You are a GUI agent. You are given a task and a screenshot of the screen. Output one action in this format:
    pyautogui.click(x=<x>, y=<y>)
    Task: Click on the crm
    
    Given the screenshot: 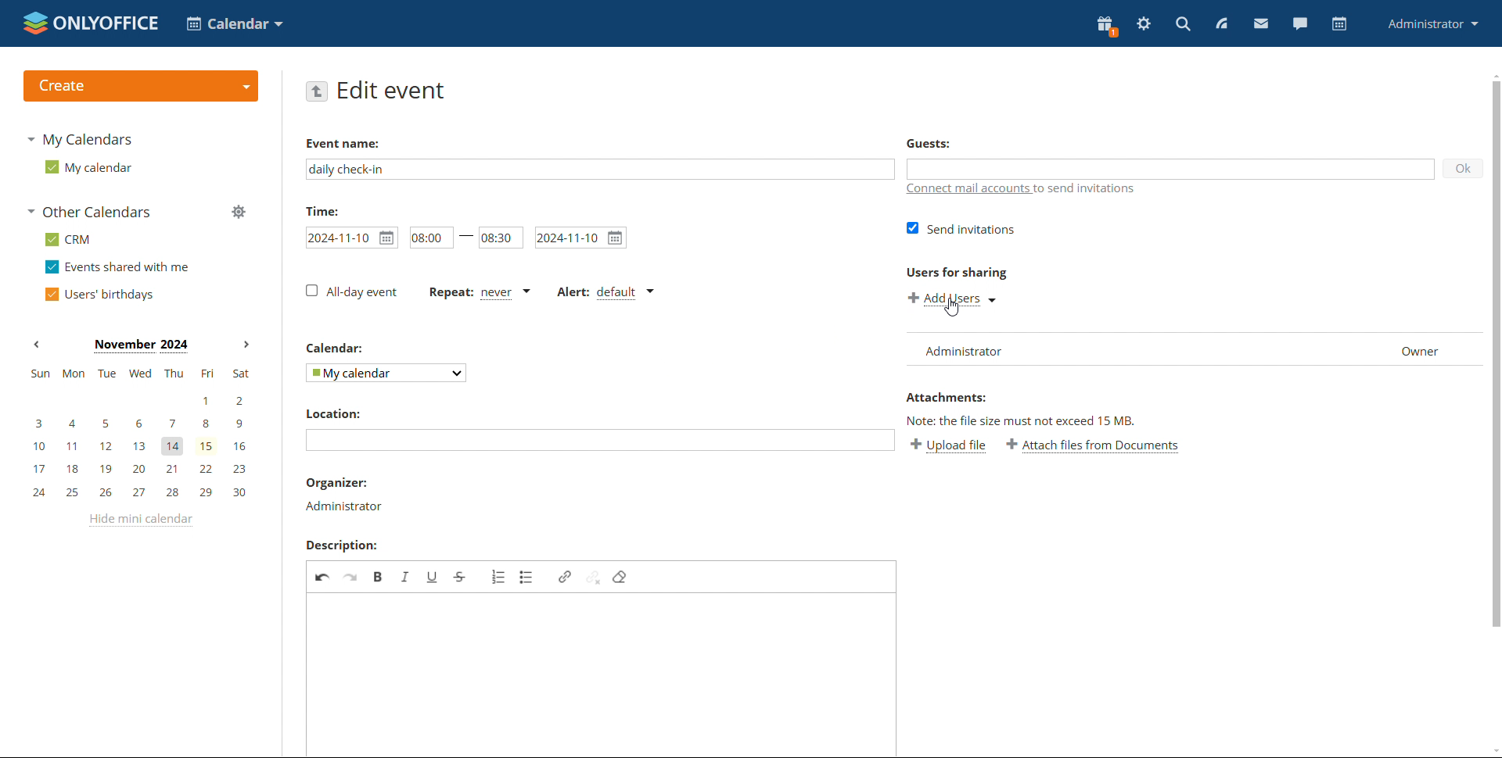 What is the action you would take?
    pyautogui.click(x=67, y=239)
    